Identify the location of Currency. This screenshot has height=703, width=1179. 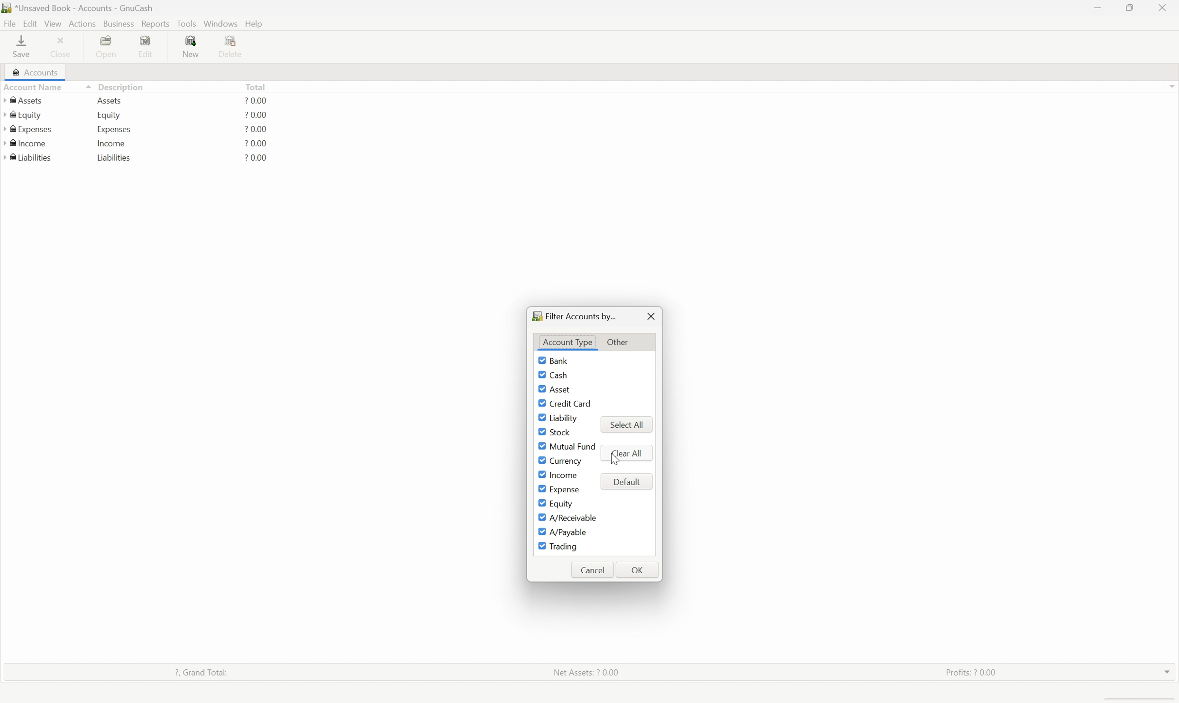
(565, 460).